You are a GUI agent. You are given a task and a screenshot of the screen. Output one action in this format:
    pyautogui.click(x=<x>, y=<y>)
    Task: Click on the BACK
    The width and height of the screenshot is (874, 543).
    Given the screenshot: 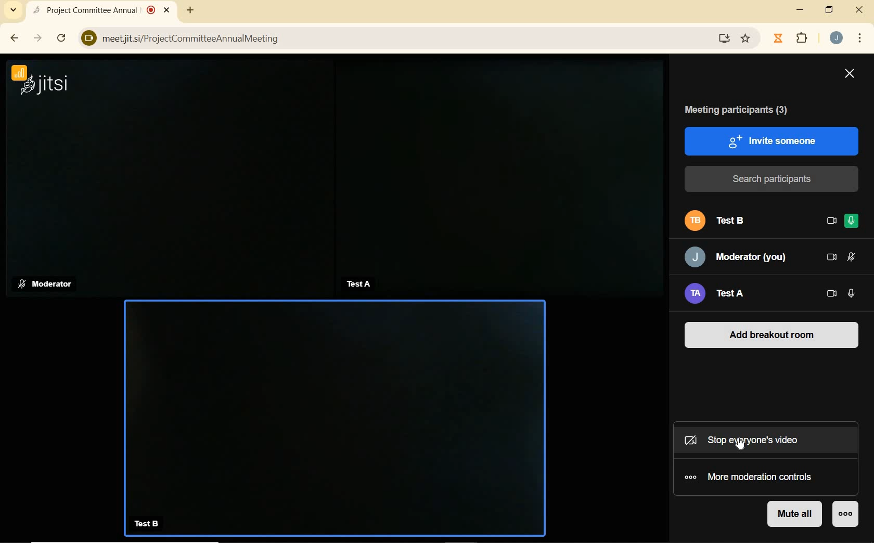 What is the action you would take?
    pyautogui.click(x=14, y=39)
    